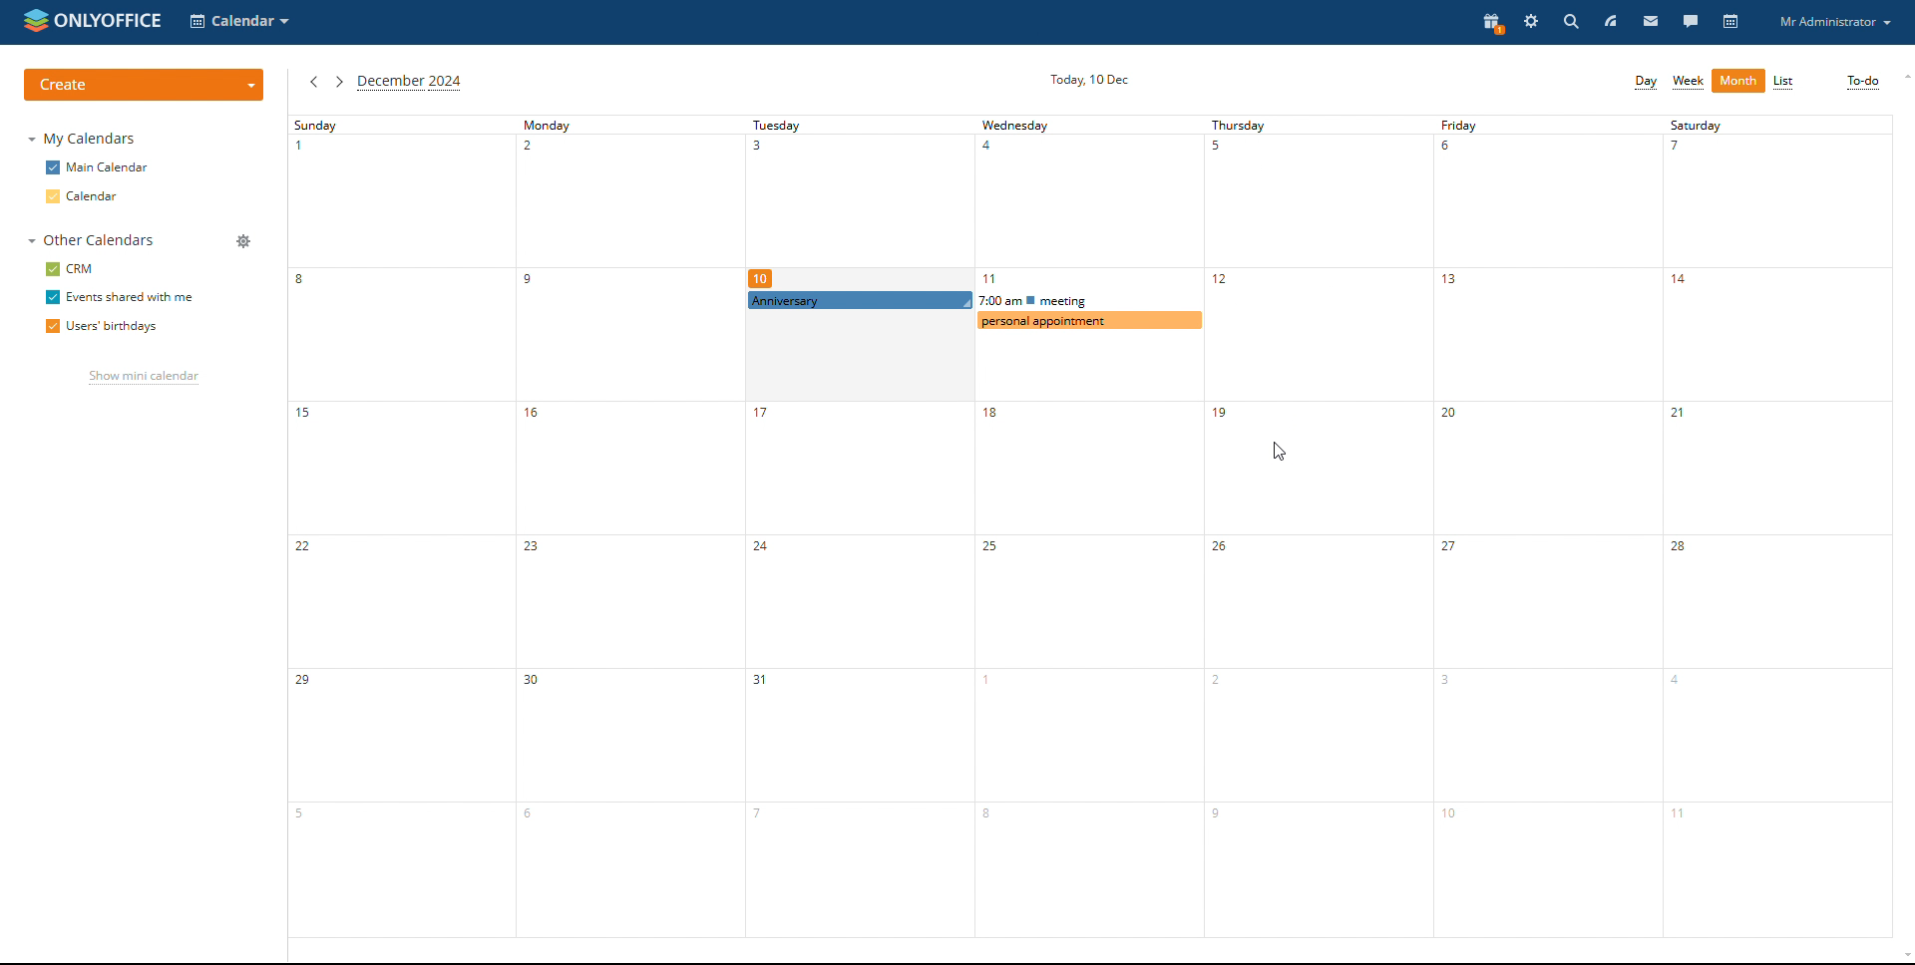  What do you see at coordinates (1320, 526) in the screenshot?
I see `thursday` at bounding box center [1320, 526].